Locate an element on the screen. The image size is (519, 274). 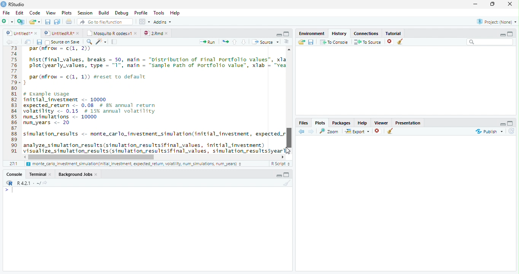
Scroll down is located at coordinates (290, 150).